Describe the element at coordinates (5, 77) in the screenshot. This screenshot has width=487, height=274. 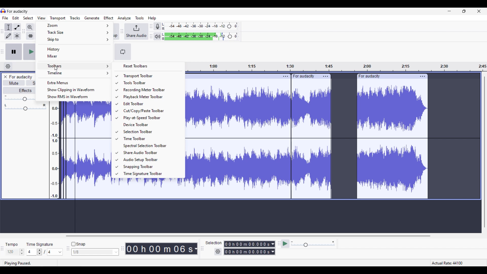
I see `Close track` at that location.